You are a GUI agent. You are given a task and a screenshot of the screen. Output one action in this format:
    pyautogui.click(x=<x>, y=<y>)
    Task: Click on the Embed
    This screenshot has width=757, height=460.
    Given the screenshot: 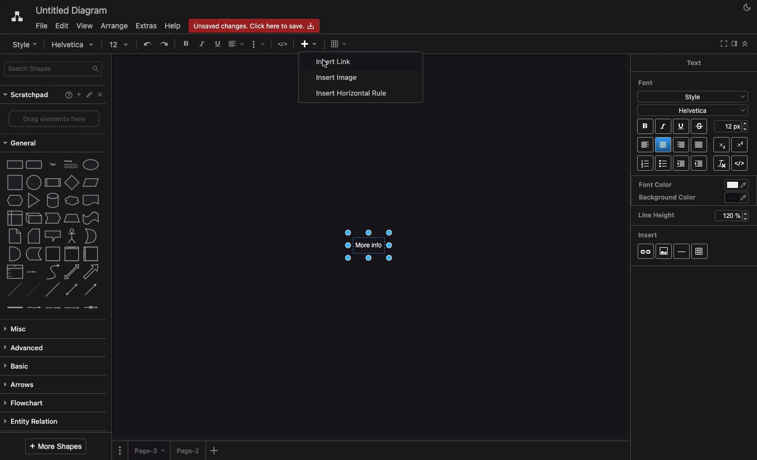 What is the action you would take?
    pyautogui.click(x=742, y=164)
    